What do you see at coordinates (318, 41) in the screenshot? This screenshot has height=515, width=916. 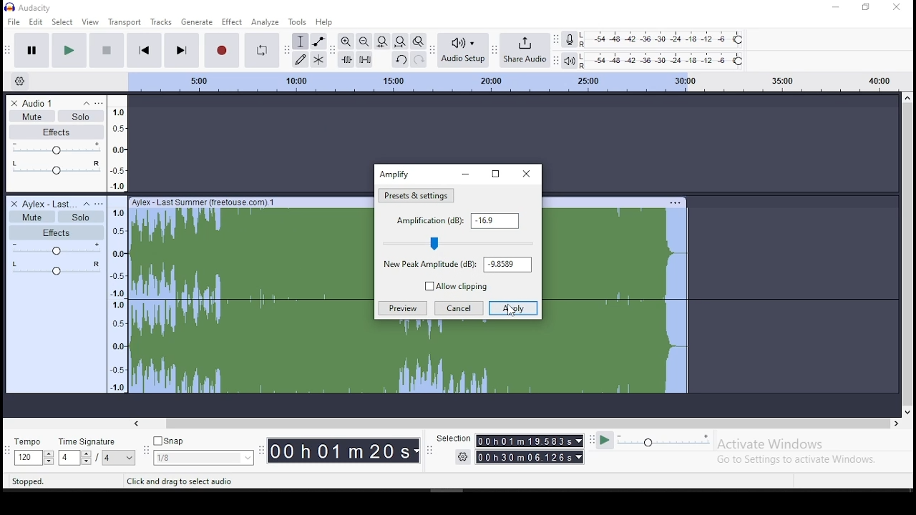 I see `envelope tool` at bounding box center [318, 41].